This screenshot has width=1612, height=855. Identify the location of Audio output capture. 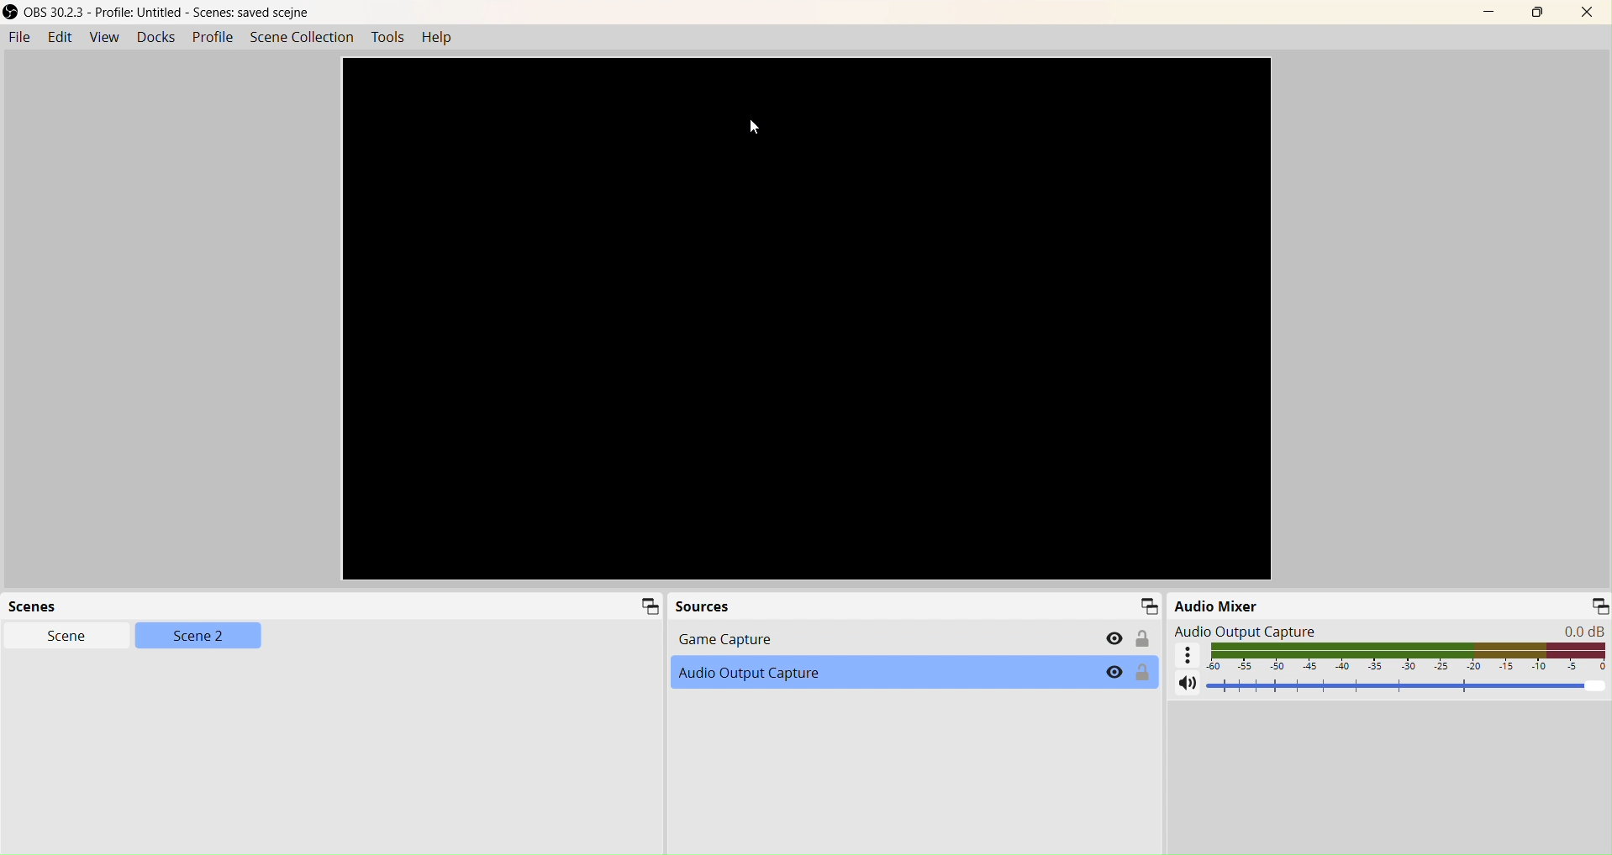
(1384, 629).